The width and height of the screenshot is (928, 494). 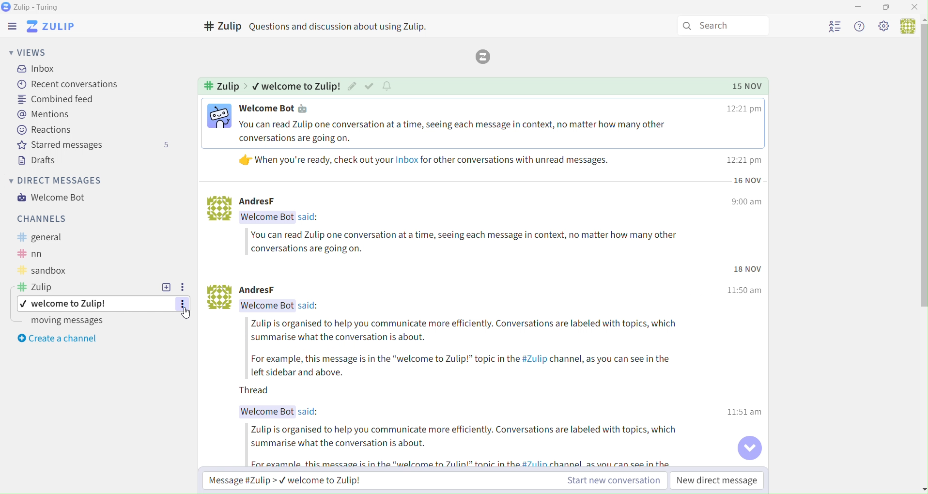 I want to click on Channels, so click(x=223, y=26).